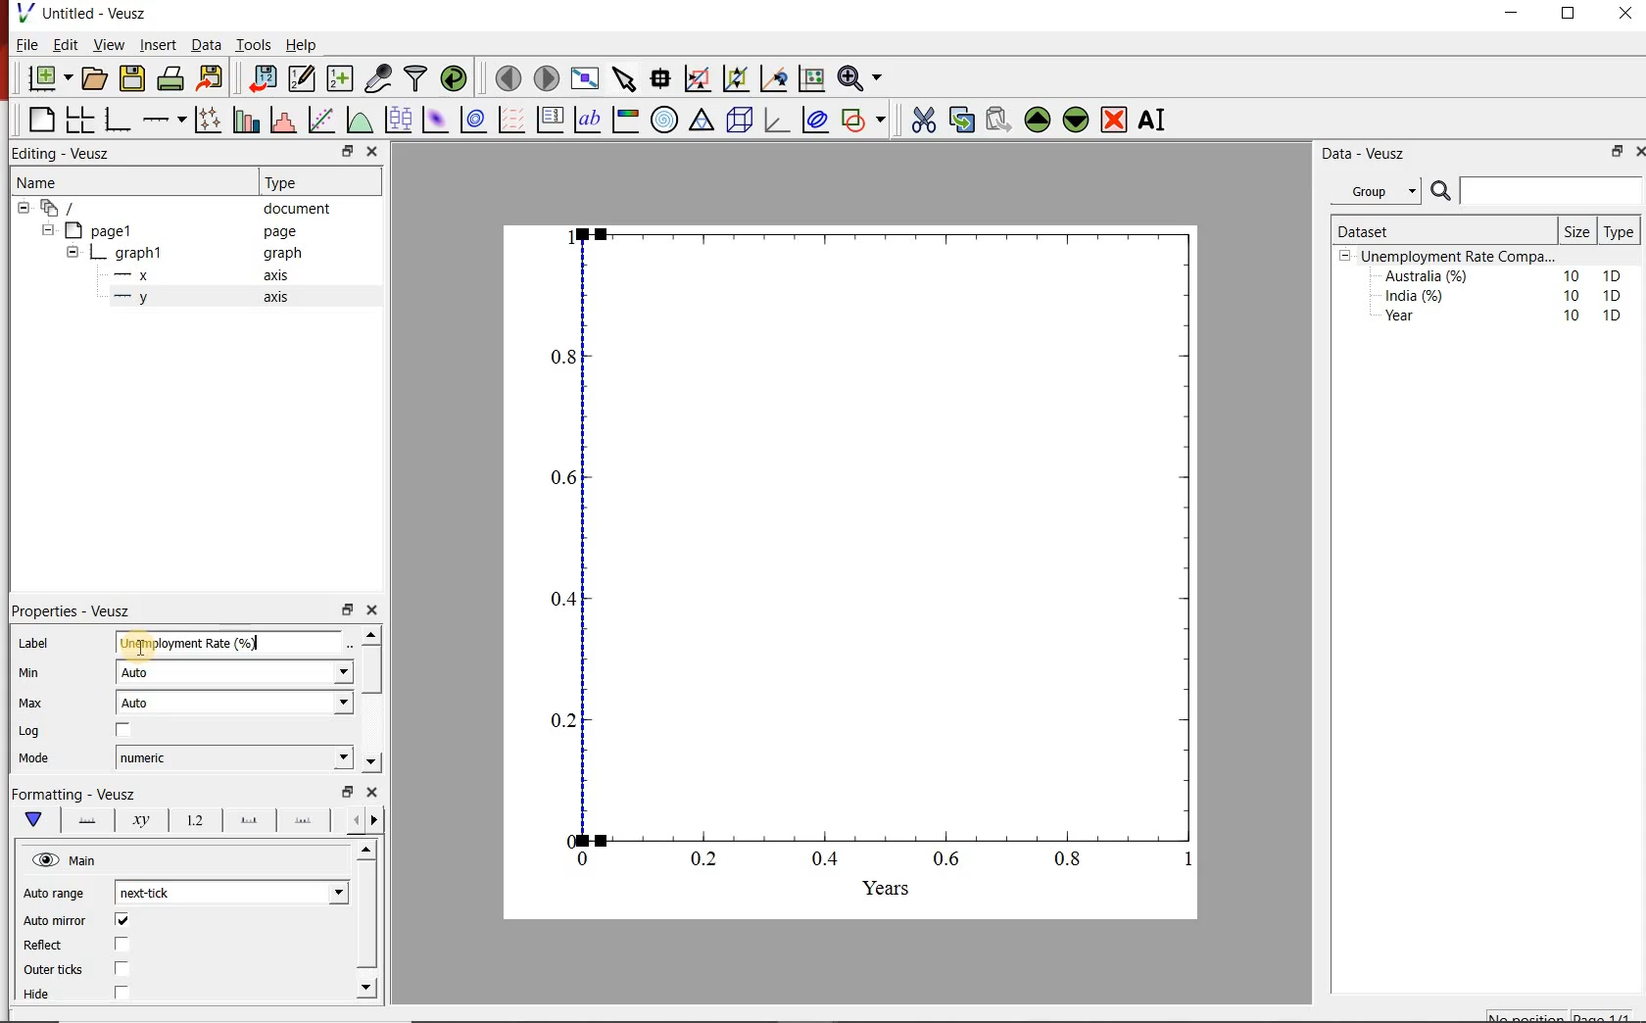 The width and height of the screenshot is (1646, 1023). Describe the element at coordinates (38, 820) in the screenshot. I see `main` at that location.